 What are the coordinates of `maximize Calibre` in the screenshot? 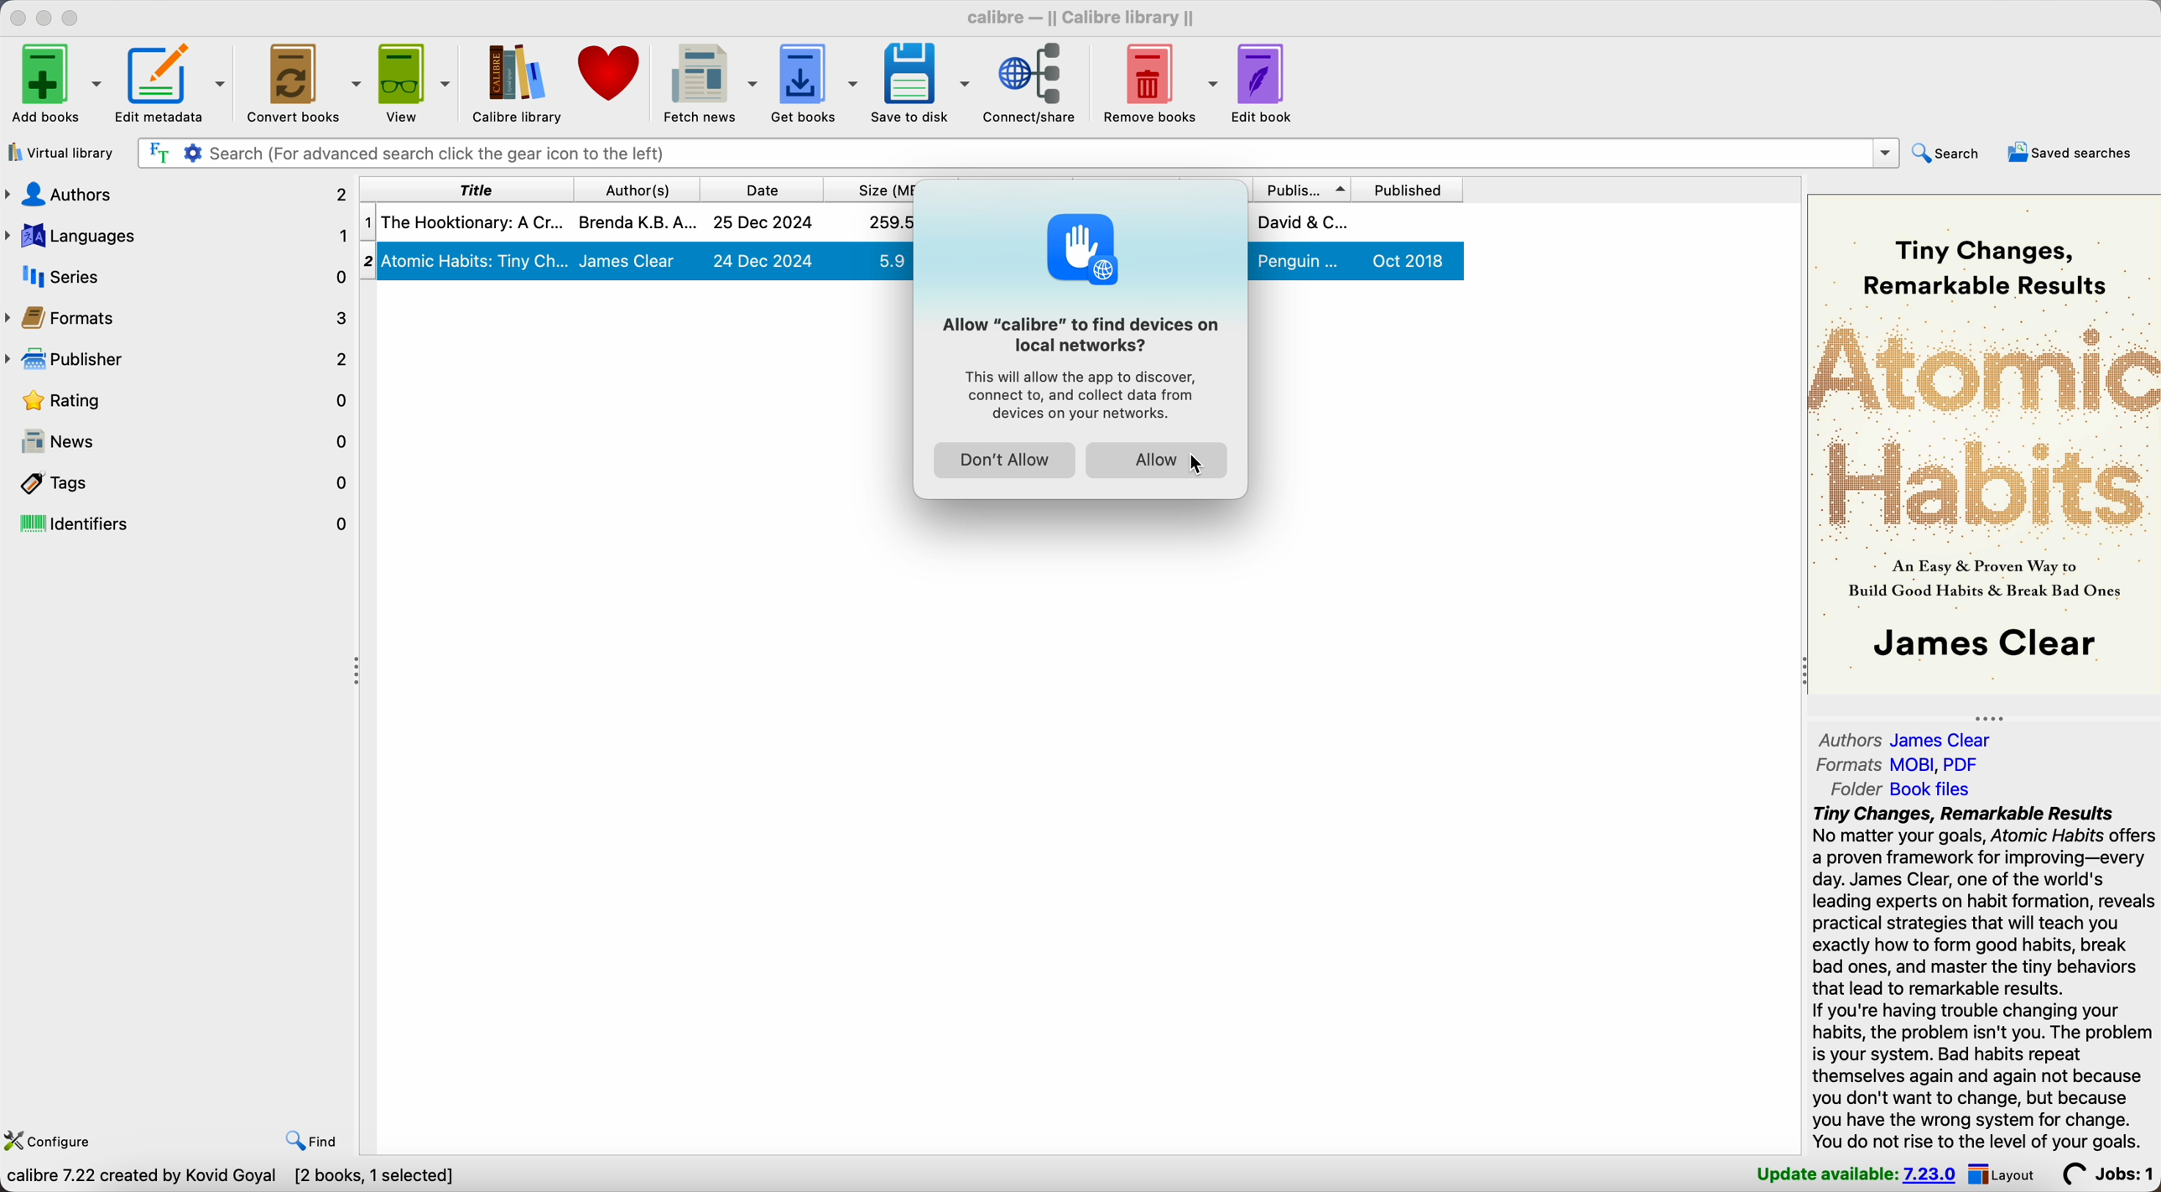 It's located at (75, 16).